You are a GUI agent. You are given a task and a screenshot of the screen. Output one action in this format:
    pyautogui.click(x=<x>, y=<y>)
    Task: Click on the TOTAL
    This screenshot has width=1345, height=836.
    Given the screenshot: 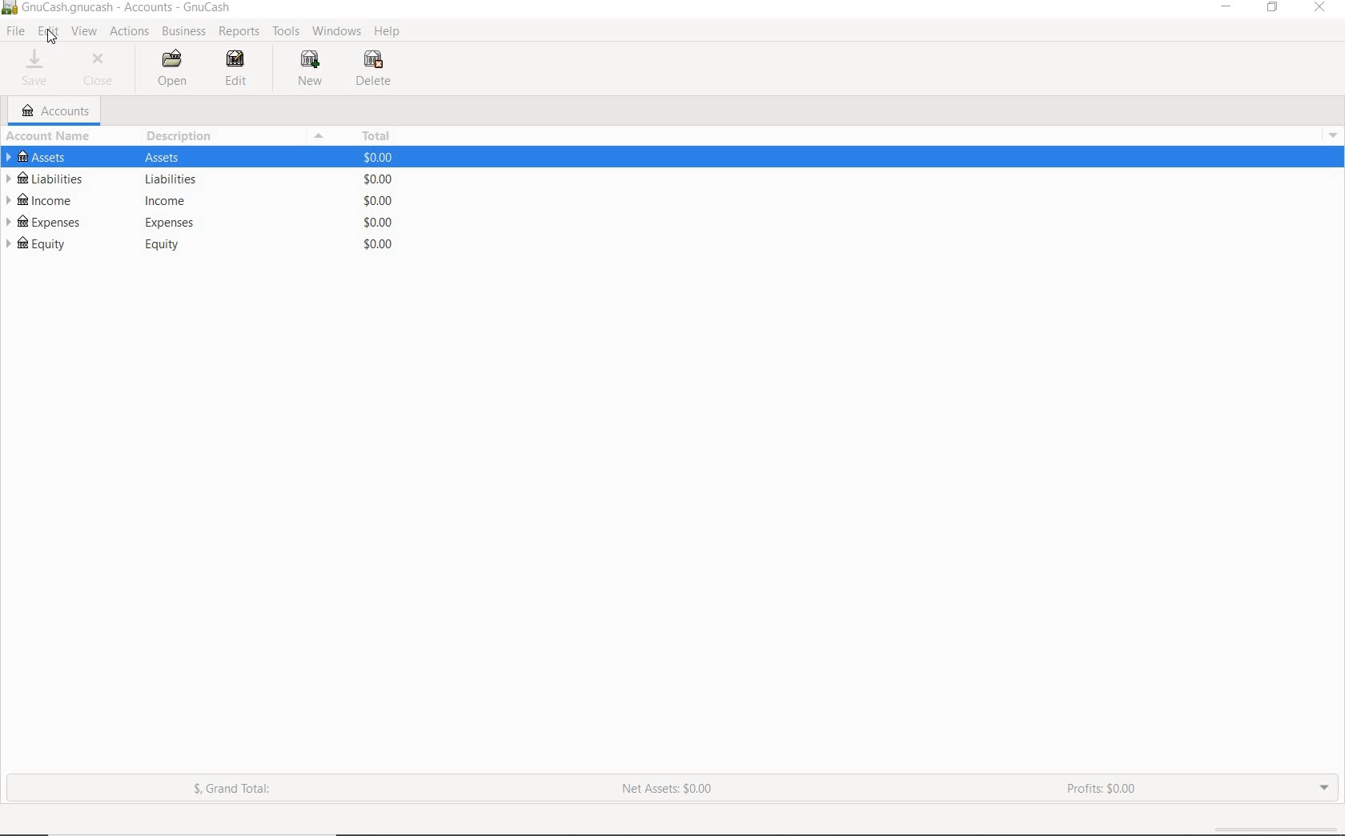 What is the action you would take?
    pyautogui.click(x=376, y=137)
    